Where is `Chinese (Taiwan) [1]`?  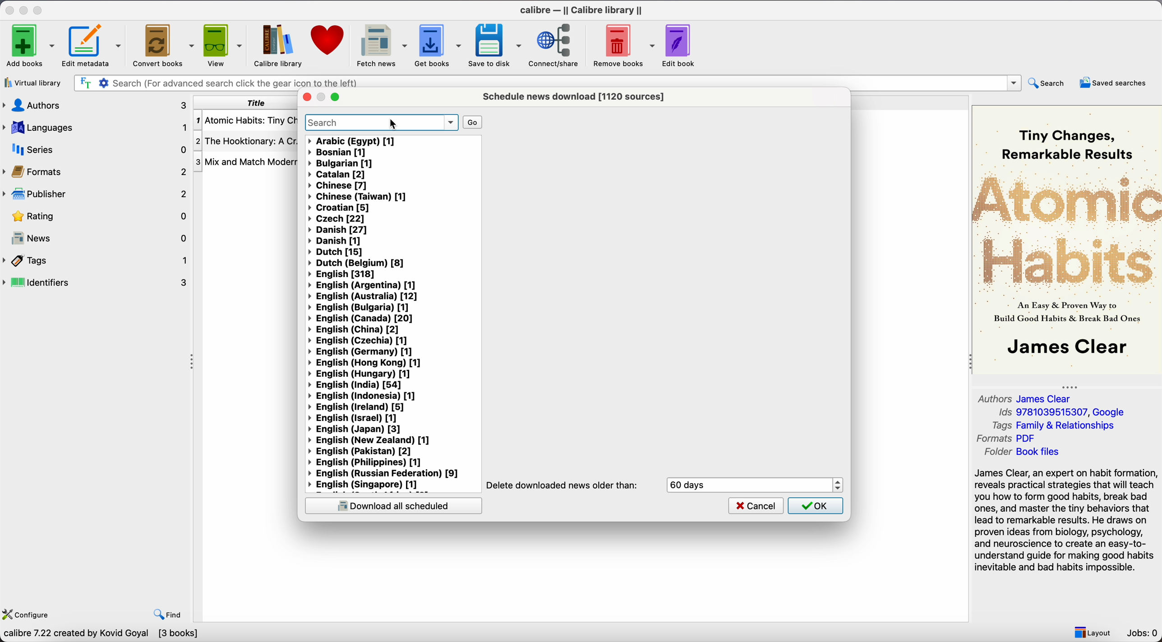
Chinese (Taiwan) [1] is located at coordinates (357, 196).